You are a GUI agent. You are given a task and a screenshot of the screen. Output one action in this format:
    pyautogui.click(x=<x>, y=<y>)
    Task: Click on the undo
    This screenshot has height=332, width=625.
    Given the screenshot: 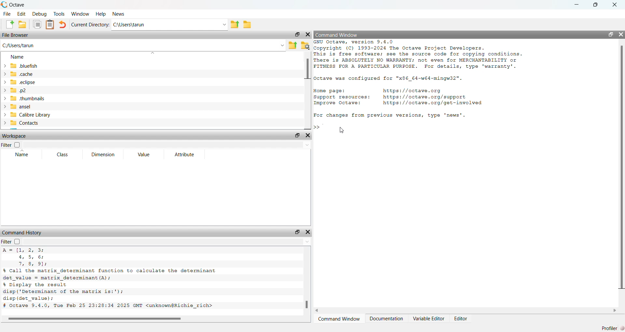 What is the action you would take?
    pyautogui.click(x=63, y=25)
    